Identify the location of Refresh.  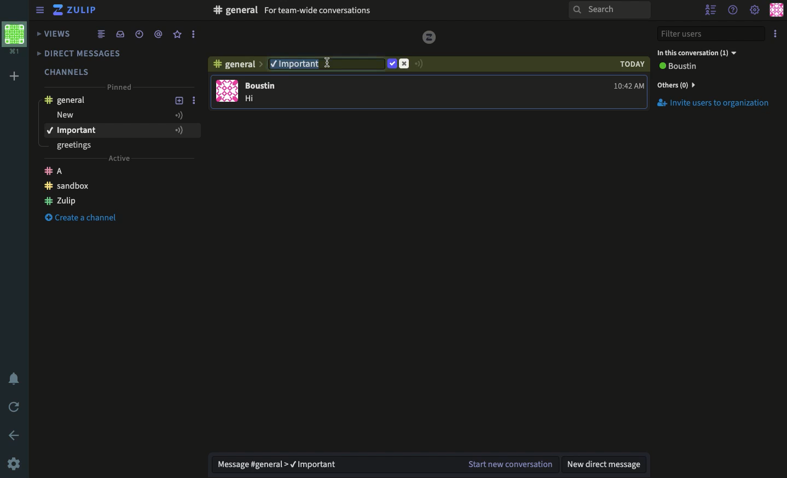
(15, 407).